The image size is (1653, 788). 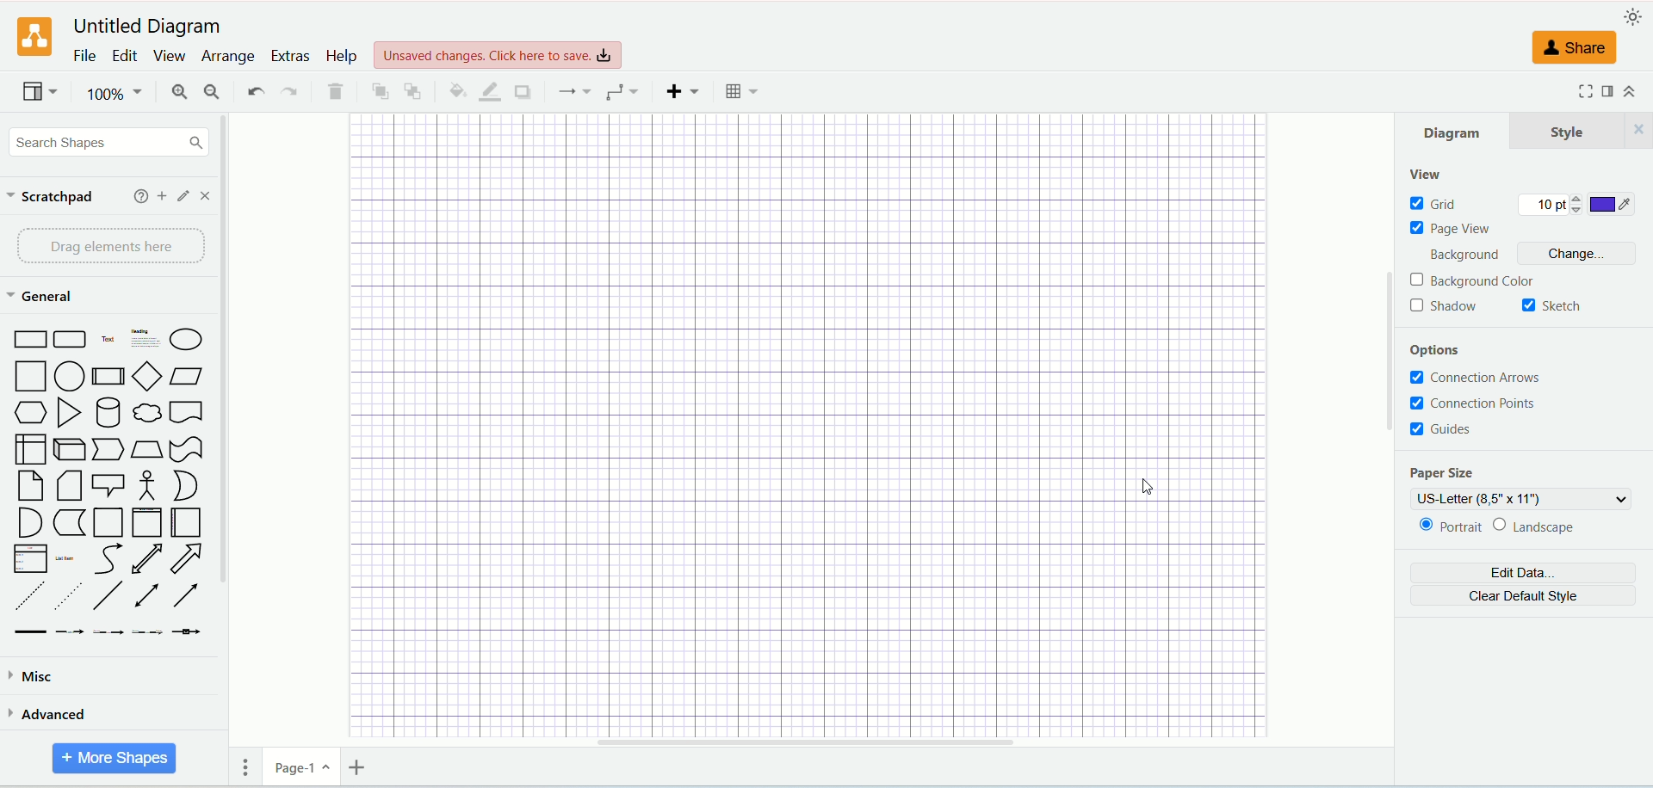 What do you see at coordinates (1447, 230) in the screenshot?
I see `page view` at bounding box center [1447, 230].